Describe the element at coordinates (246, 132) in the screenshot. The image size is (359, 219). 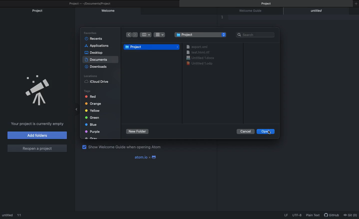
I see `Cancel ` at that location.